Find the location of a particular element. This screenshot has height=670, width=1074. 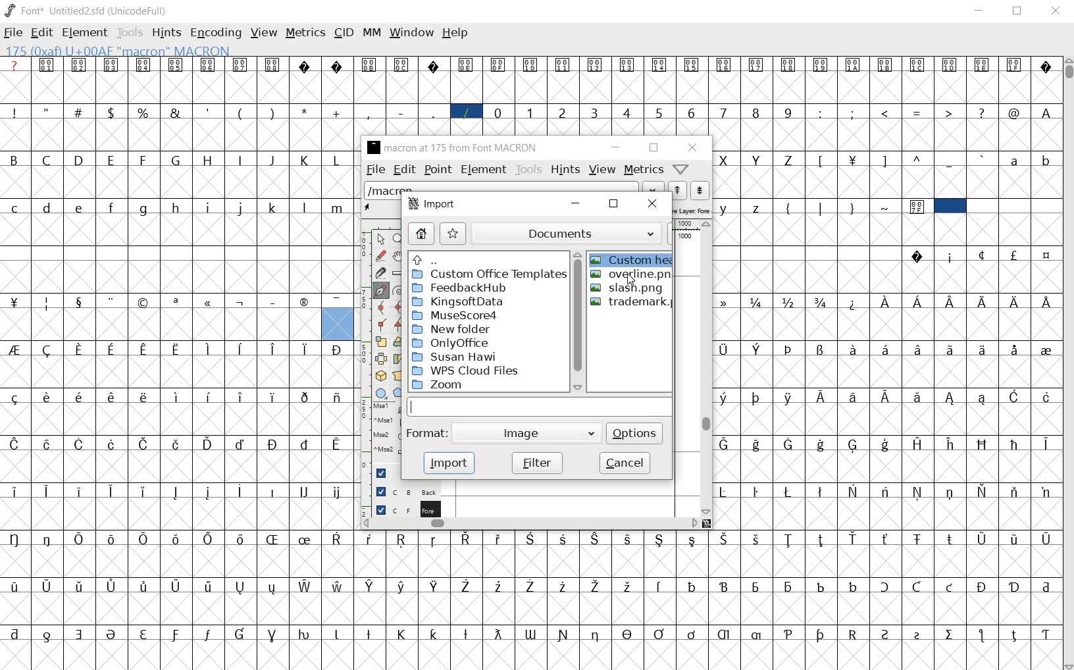

Symbol is located at coordinates (146, 490).